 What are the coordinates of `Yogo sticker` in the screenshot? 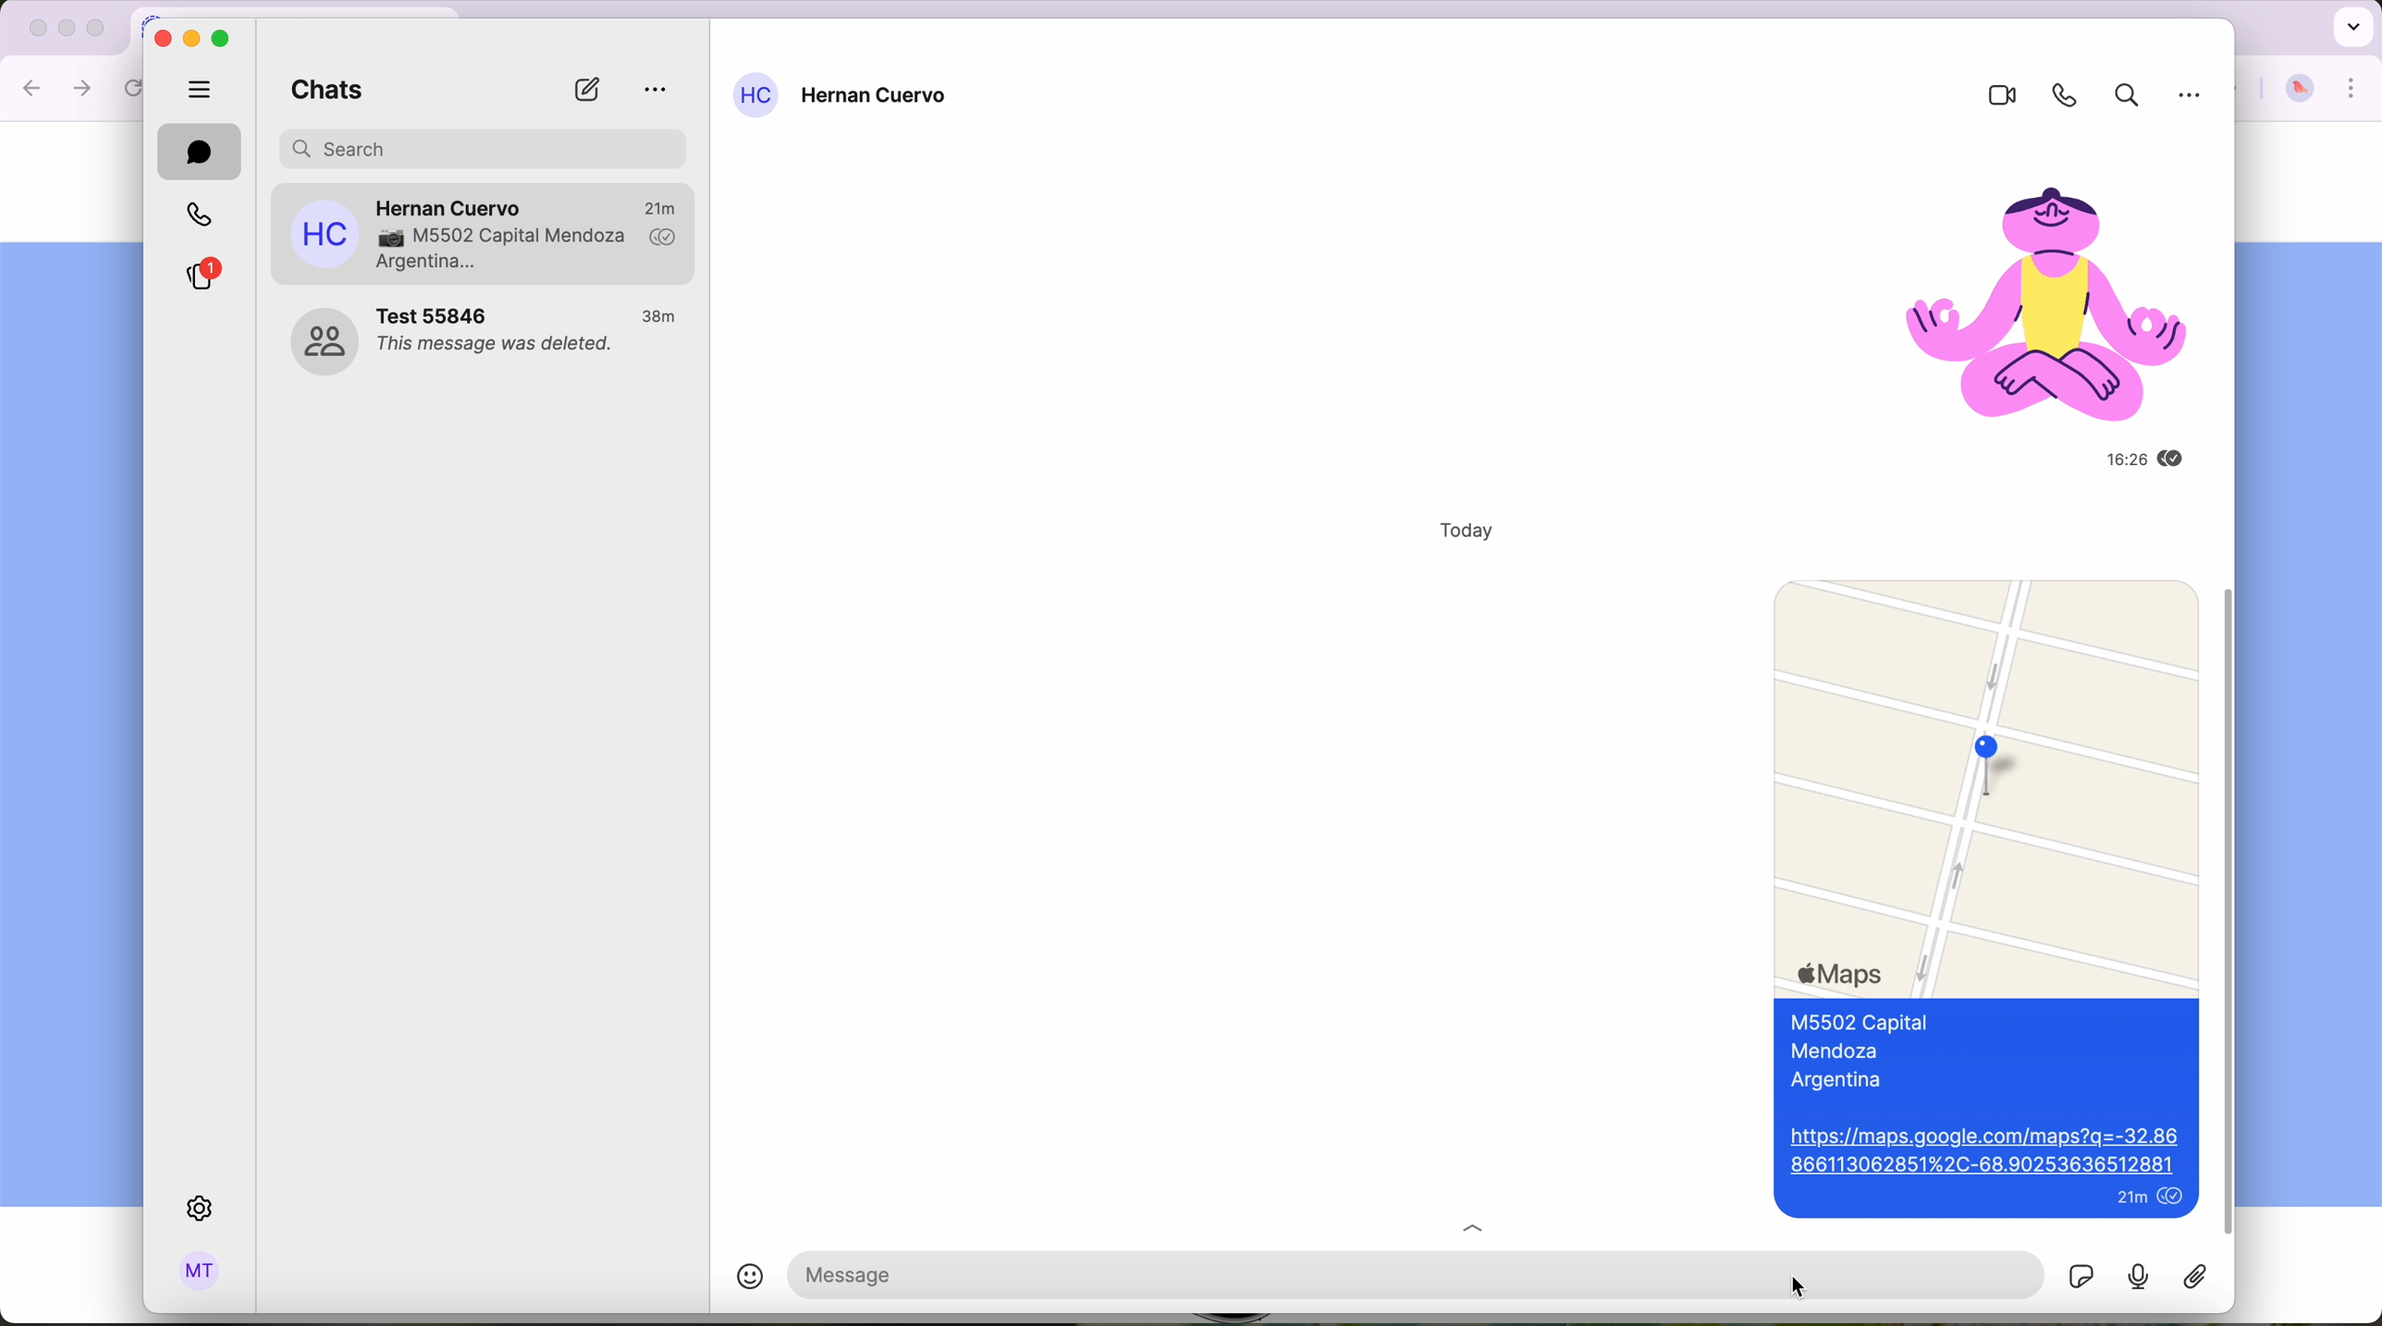 It's located at (2030, 289).